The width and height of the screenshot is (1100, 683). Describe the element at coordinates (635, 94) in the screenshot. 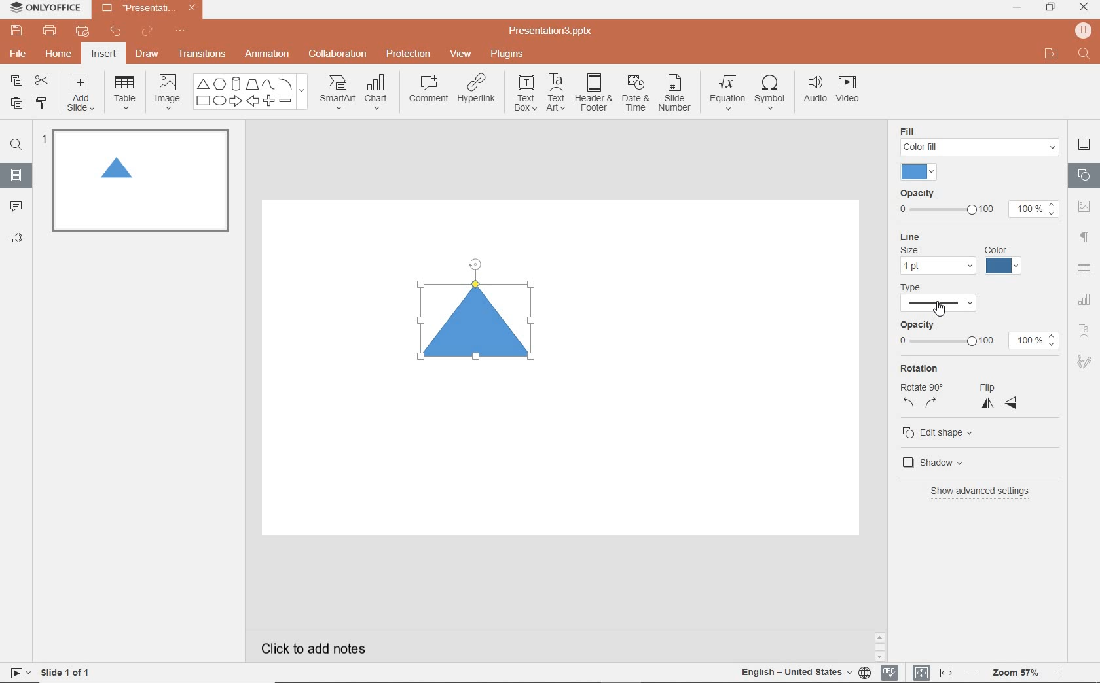

I see `DATE & TIME` at that location.